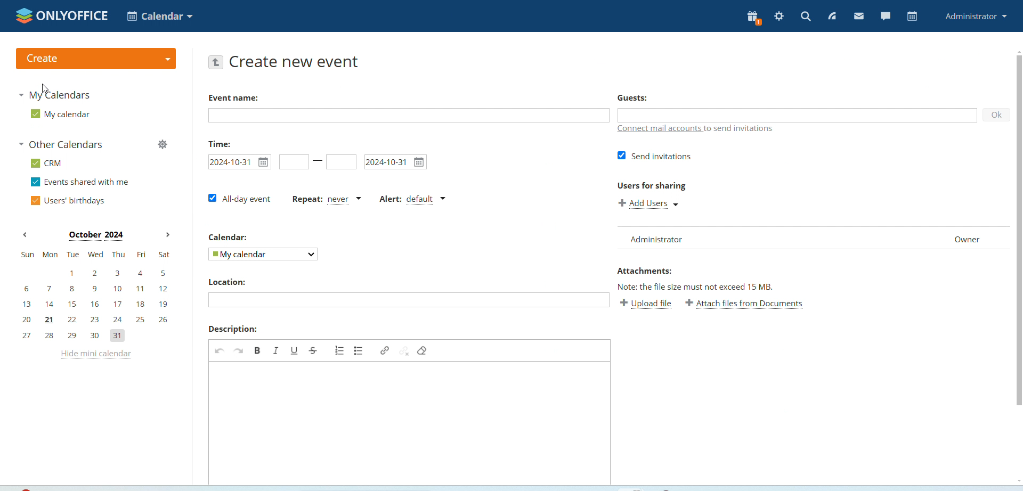 Image resolution: width=1023 pixels, height=491 pixels. What do you see at coordinates (977, 16) in the screenshot?
I see `administrator` at bounding box center [977, 16].